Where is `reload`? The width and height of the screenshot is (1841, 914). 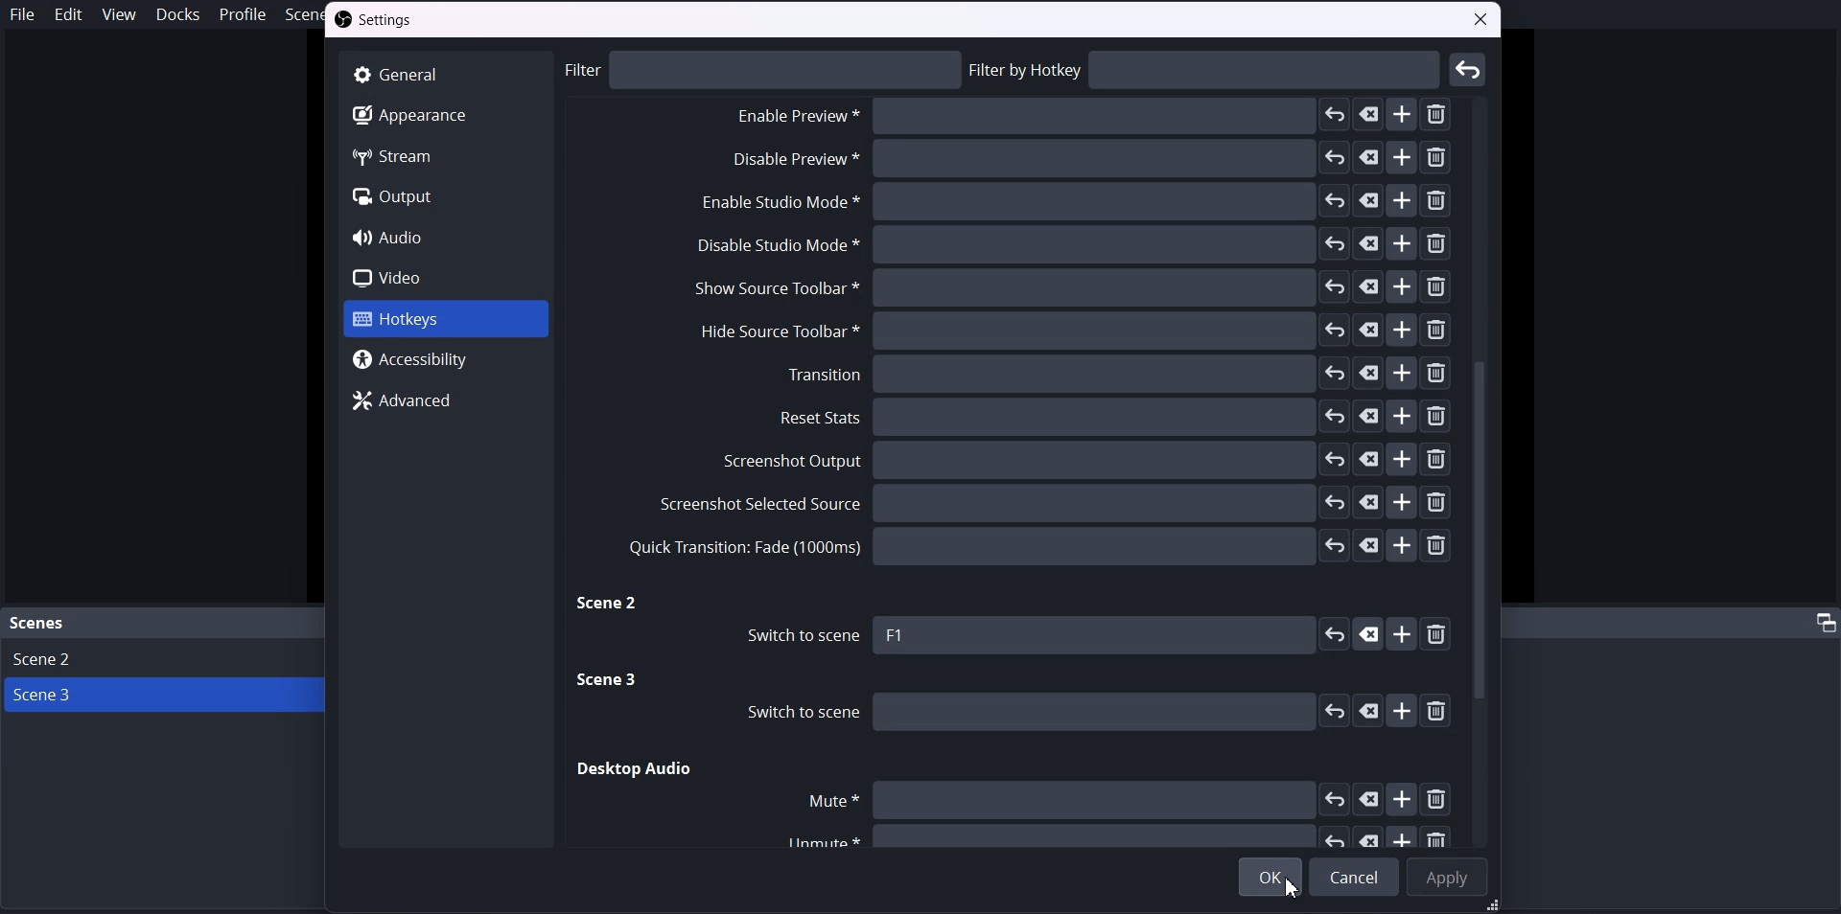 reload is located at coordinates (1334, 634).